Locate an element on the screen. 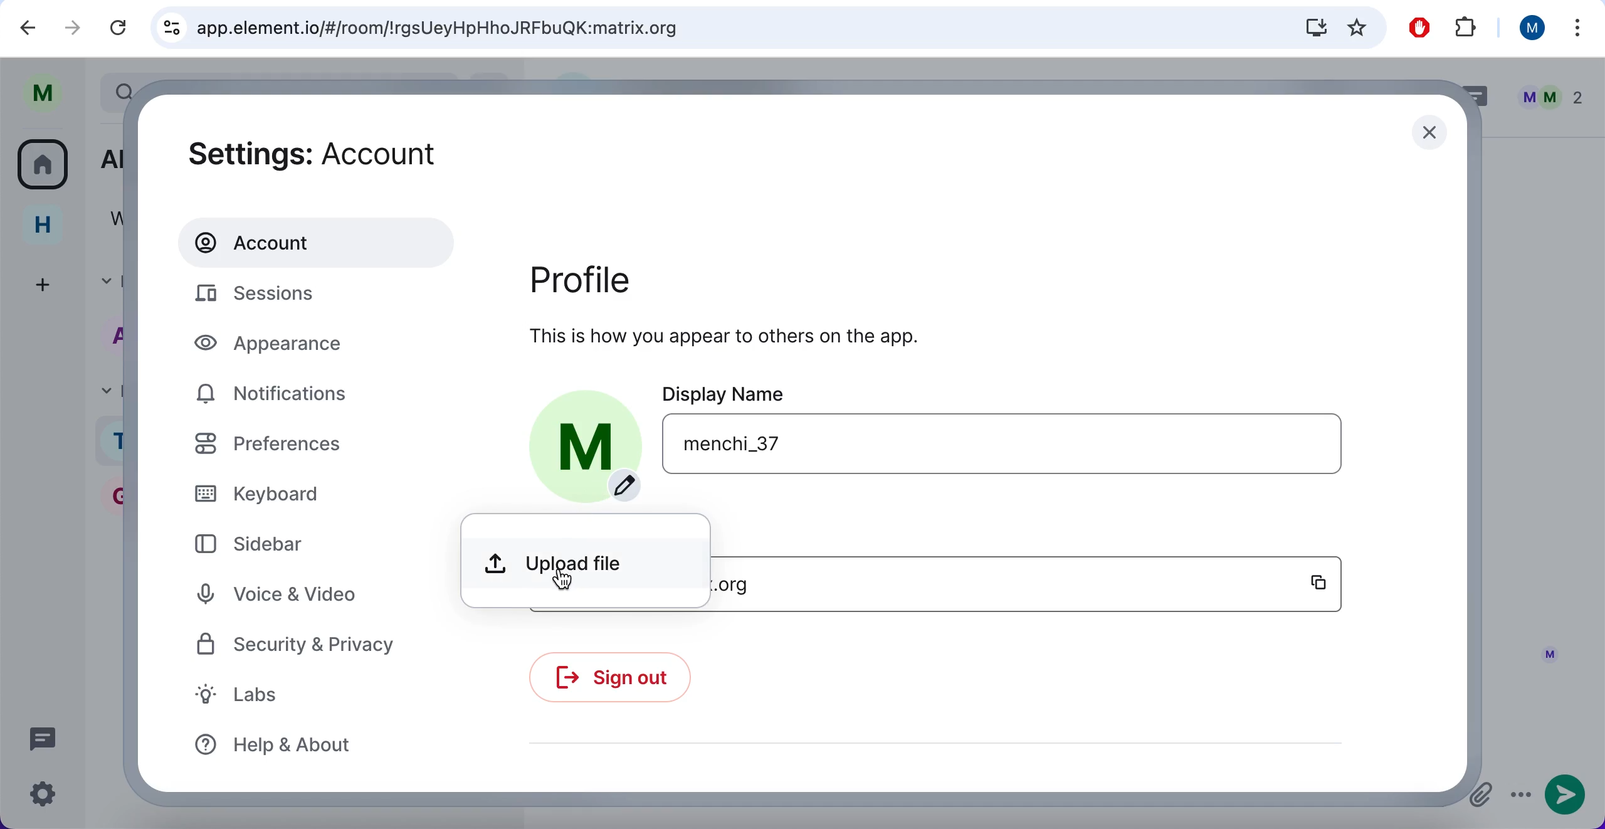 The image size is (1605, 829). labs is located at coordinates (263, 697).